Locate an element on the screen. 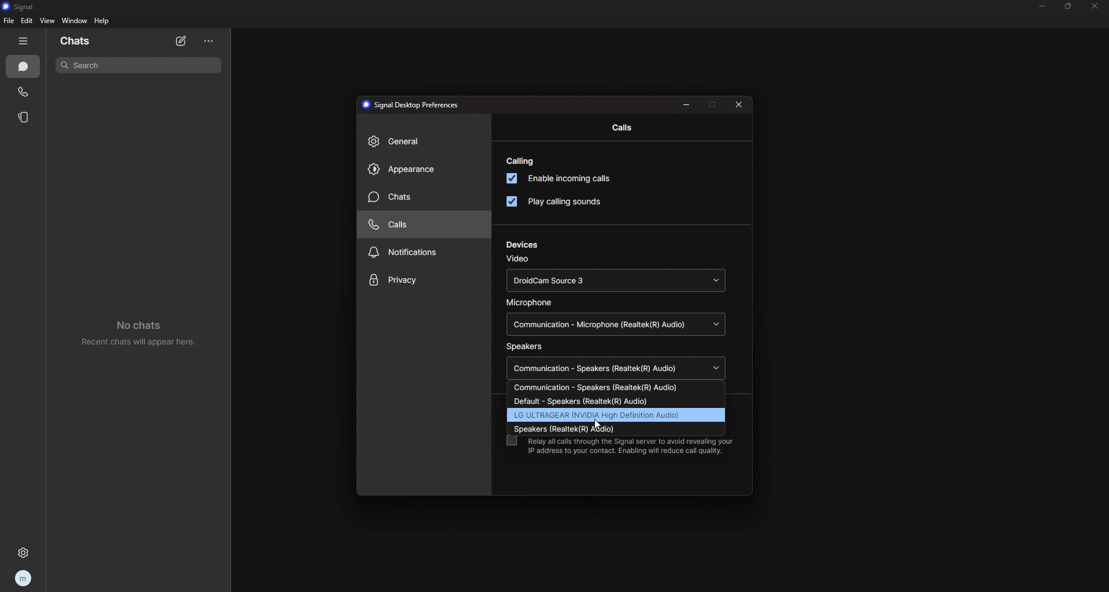  calls is located at coordinates (627, 128).